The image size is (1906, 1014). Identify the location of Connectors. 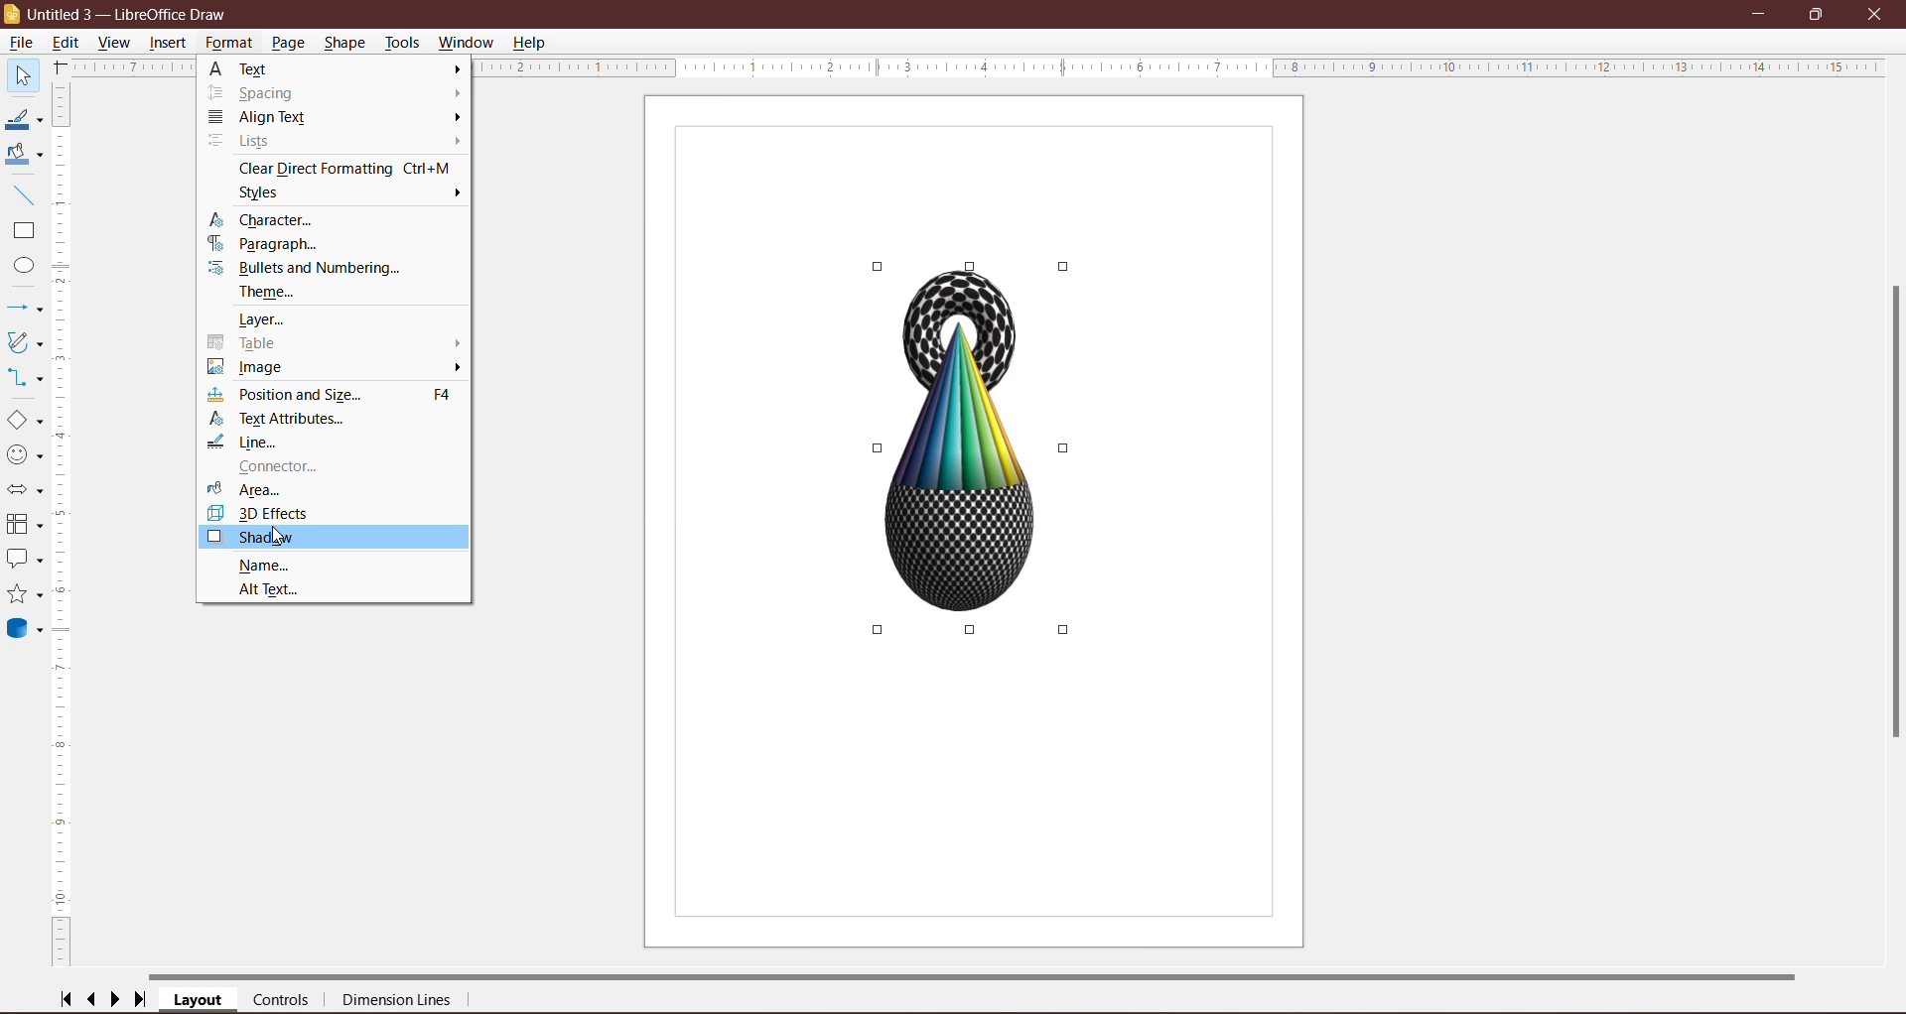
(25, 376).